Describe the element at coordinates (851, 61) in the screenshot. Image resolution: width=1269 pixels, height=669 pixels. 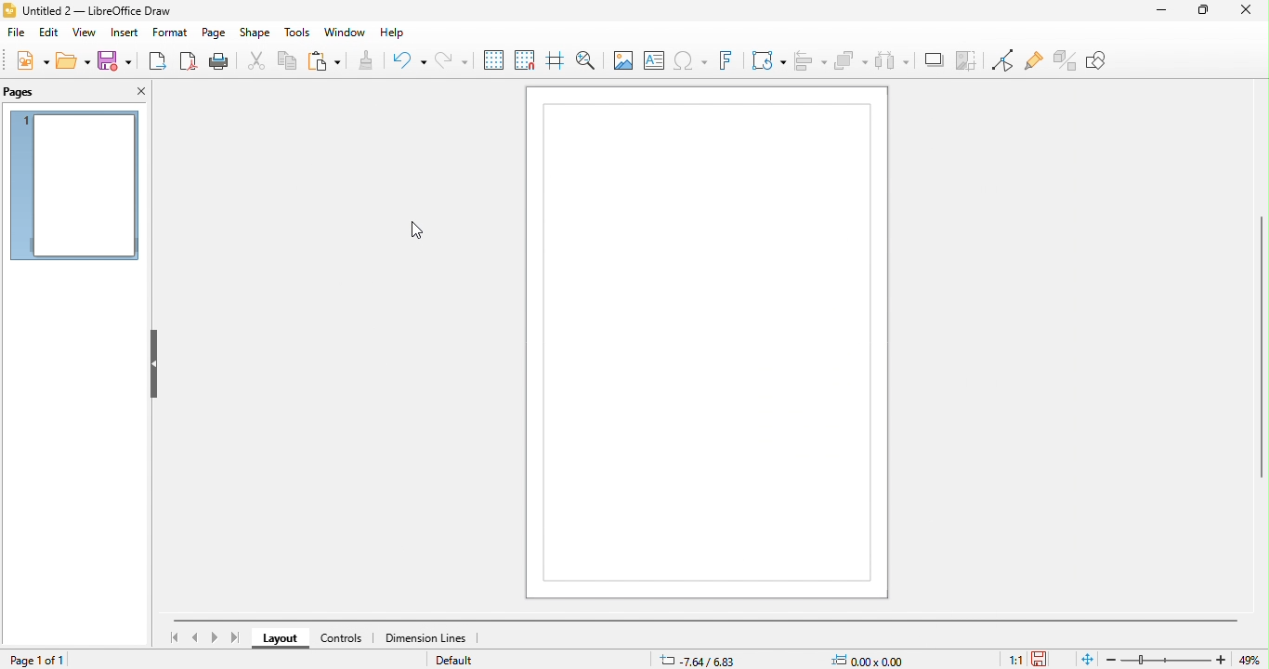
I see `arrange` at that location.